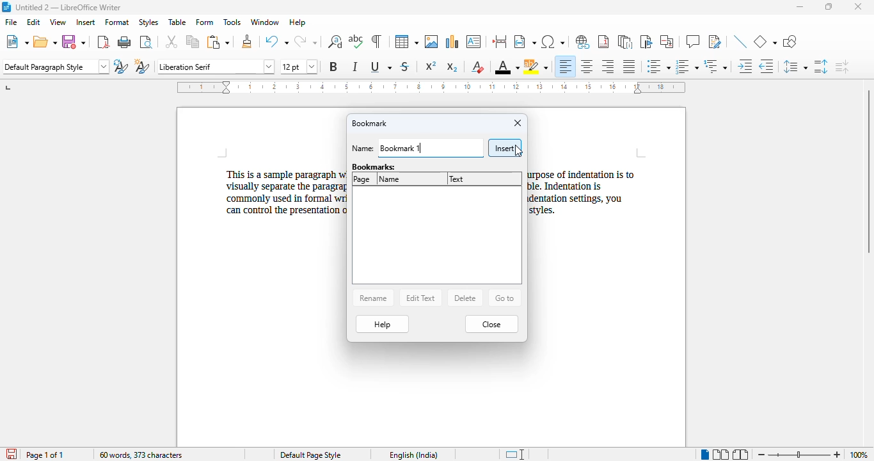  I want to click on cut, so click(171, 42).